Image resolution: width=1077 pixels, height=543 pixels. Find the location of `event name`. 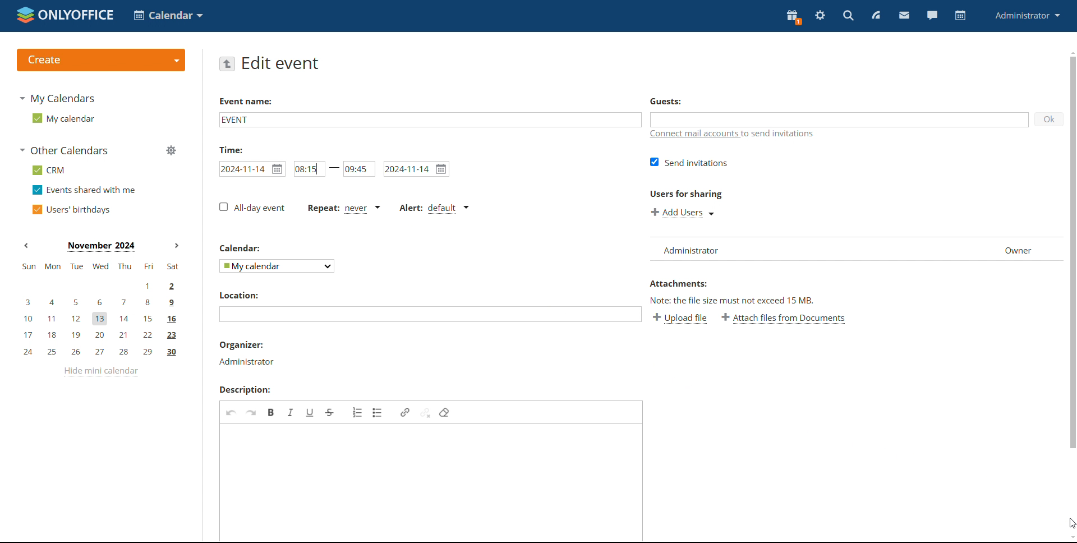

event name is located at coordinates (245, 101).